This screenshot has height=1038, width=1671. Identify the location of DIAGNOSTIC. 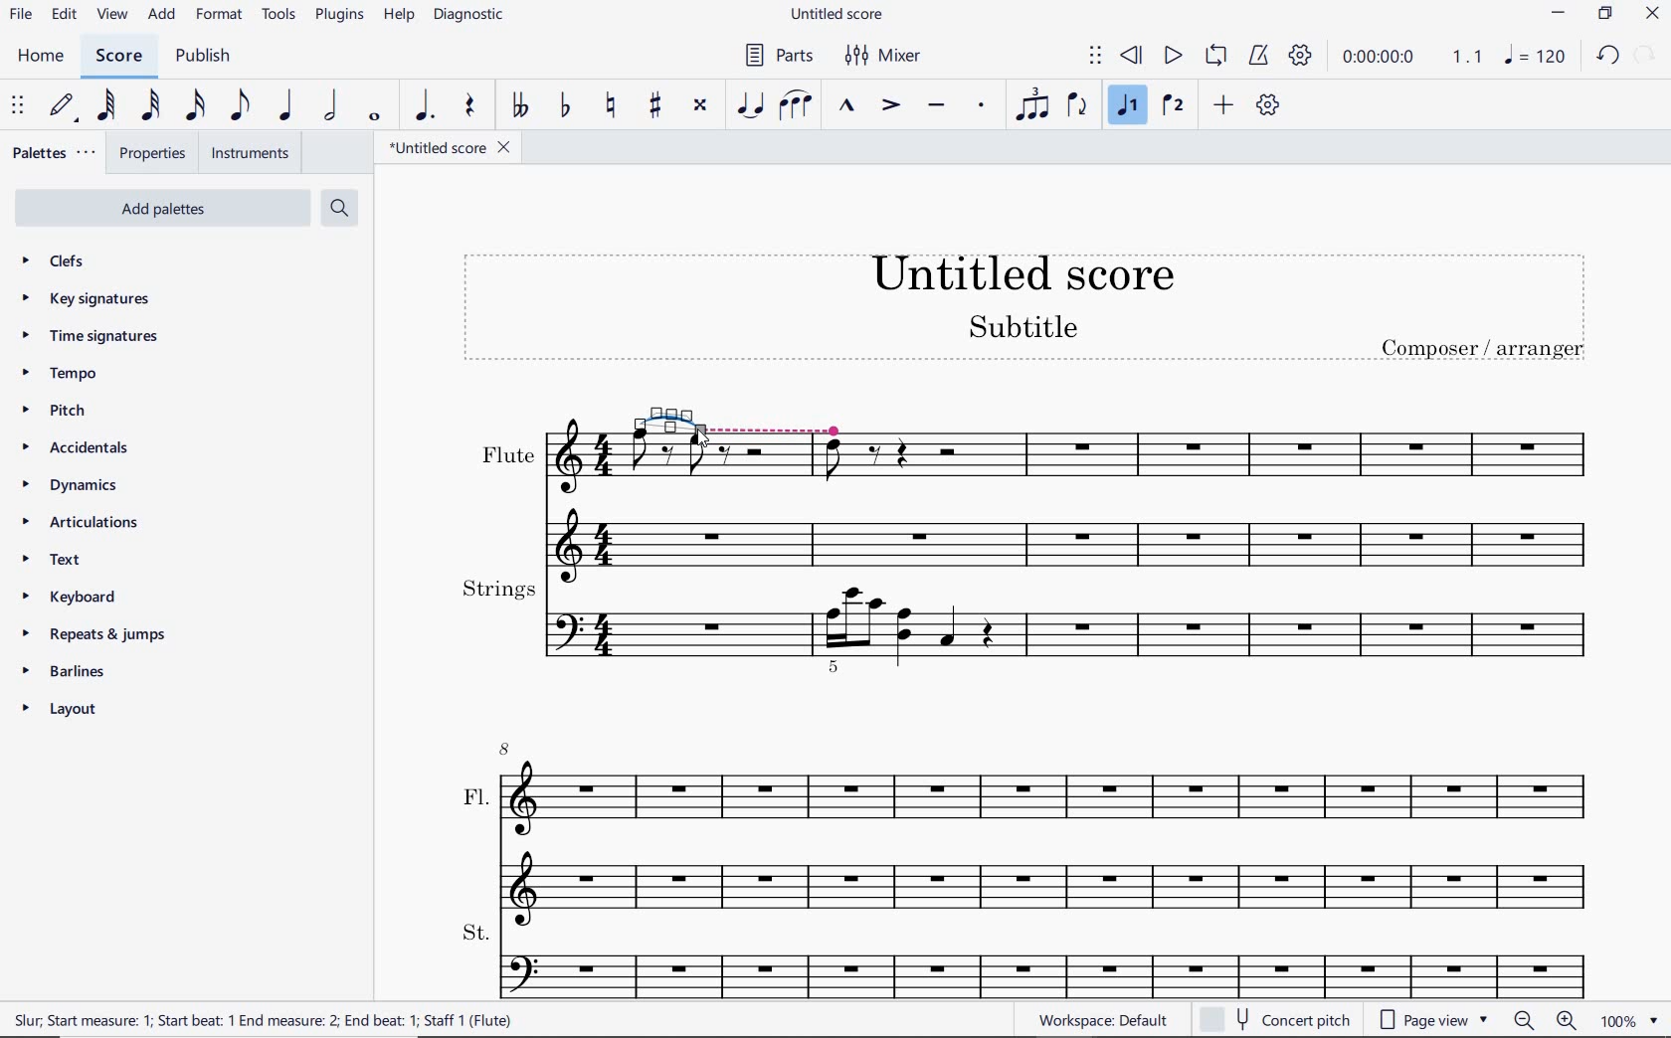
(476, 16).